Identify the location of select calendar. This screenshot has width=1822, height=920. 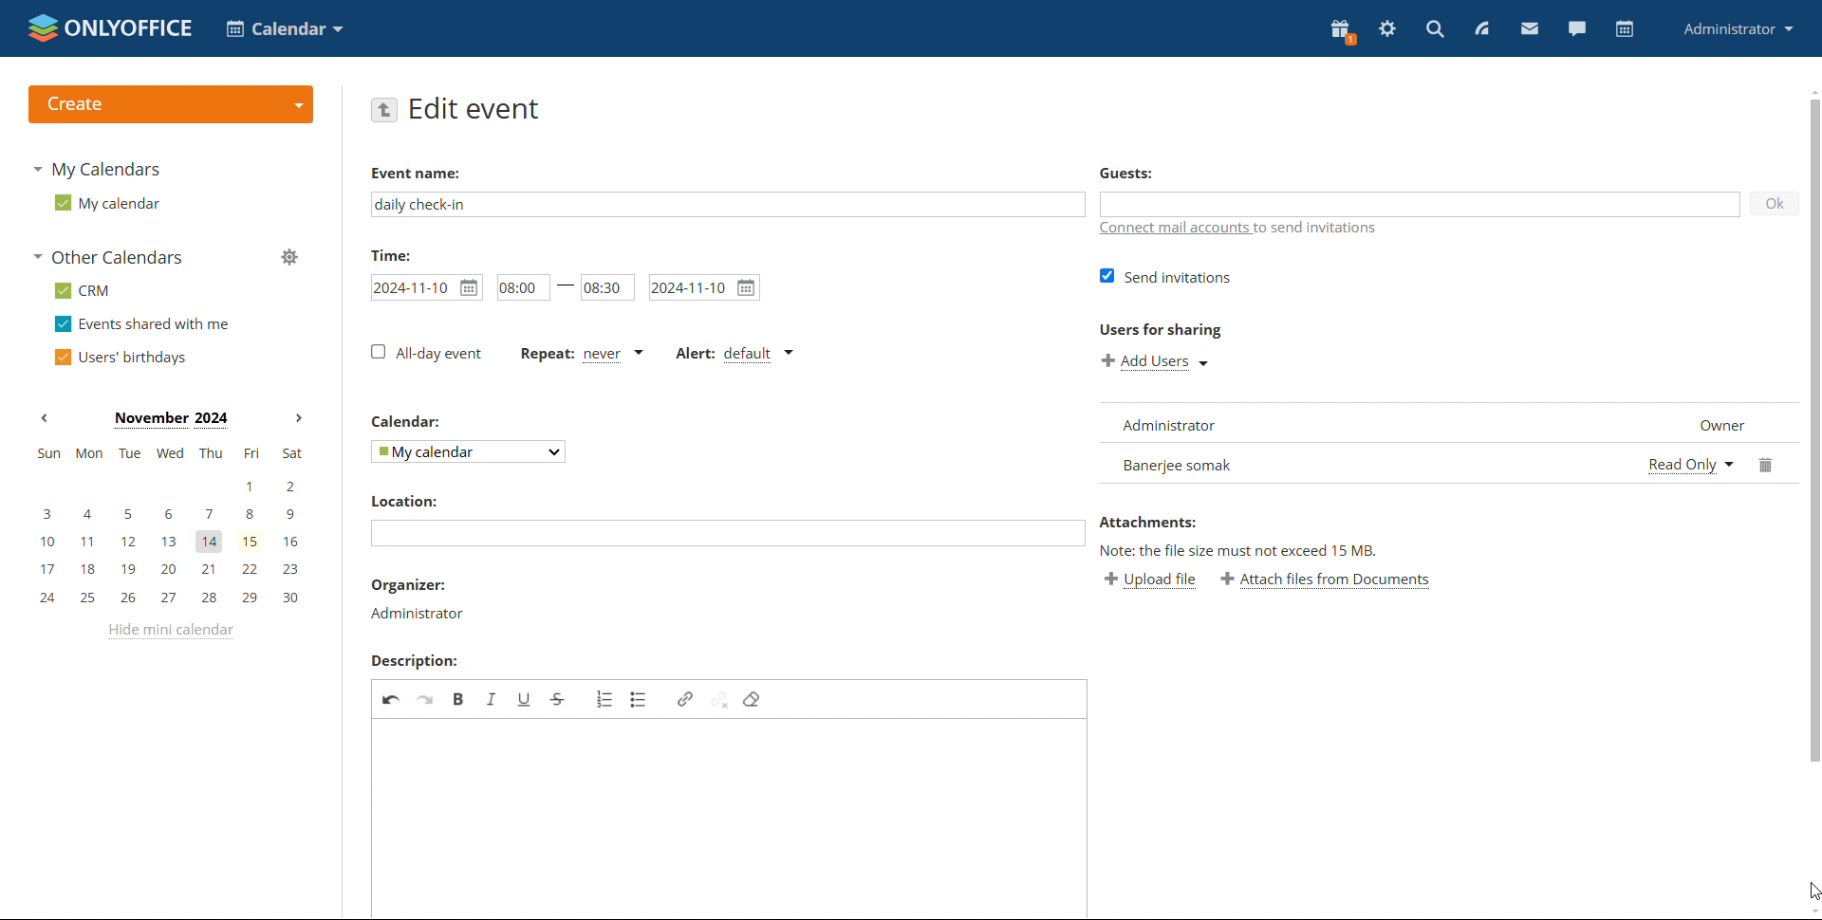
(470, 452).